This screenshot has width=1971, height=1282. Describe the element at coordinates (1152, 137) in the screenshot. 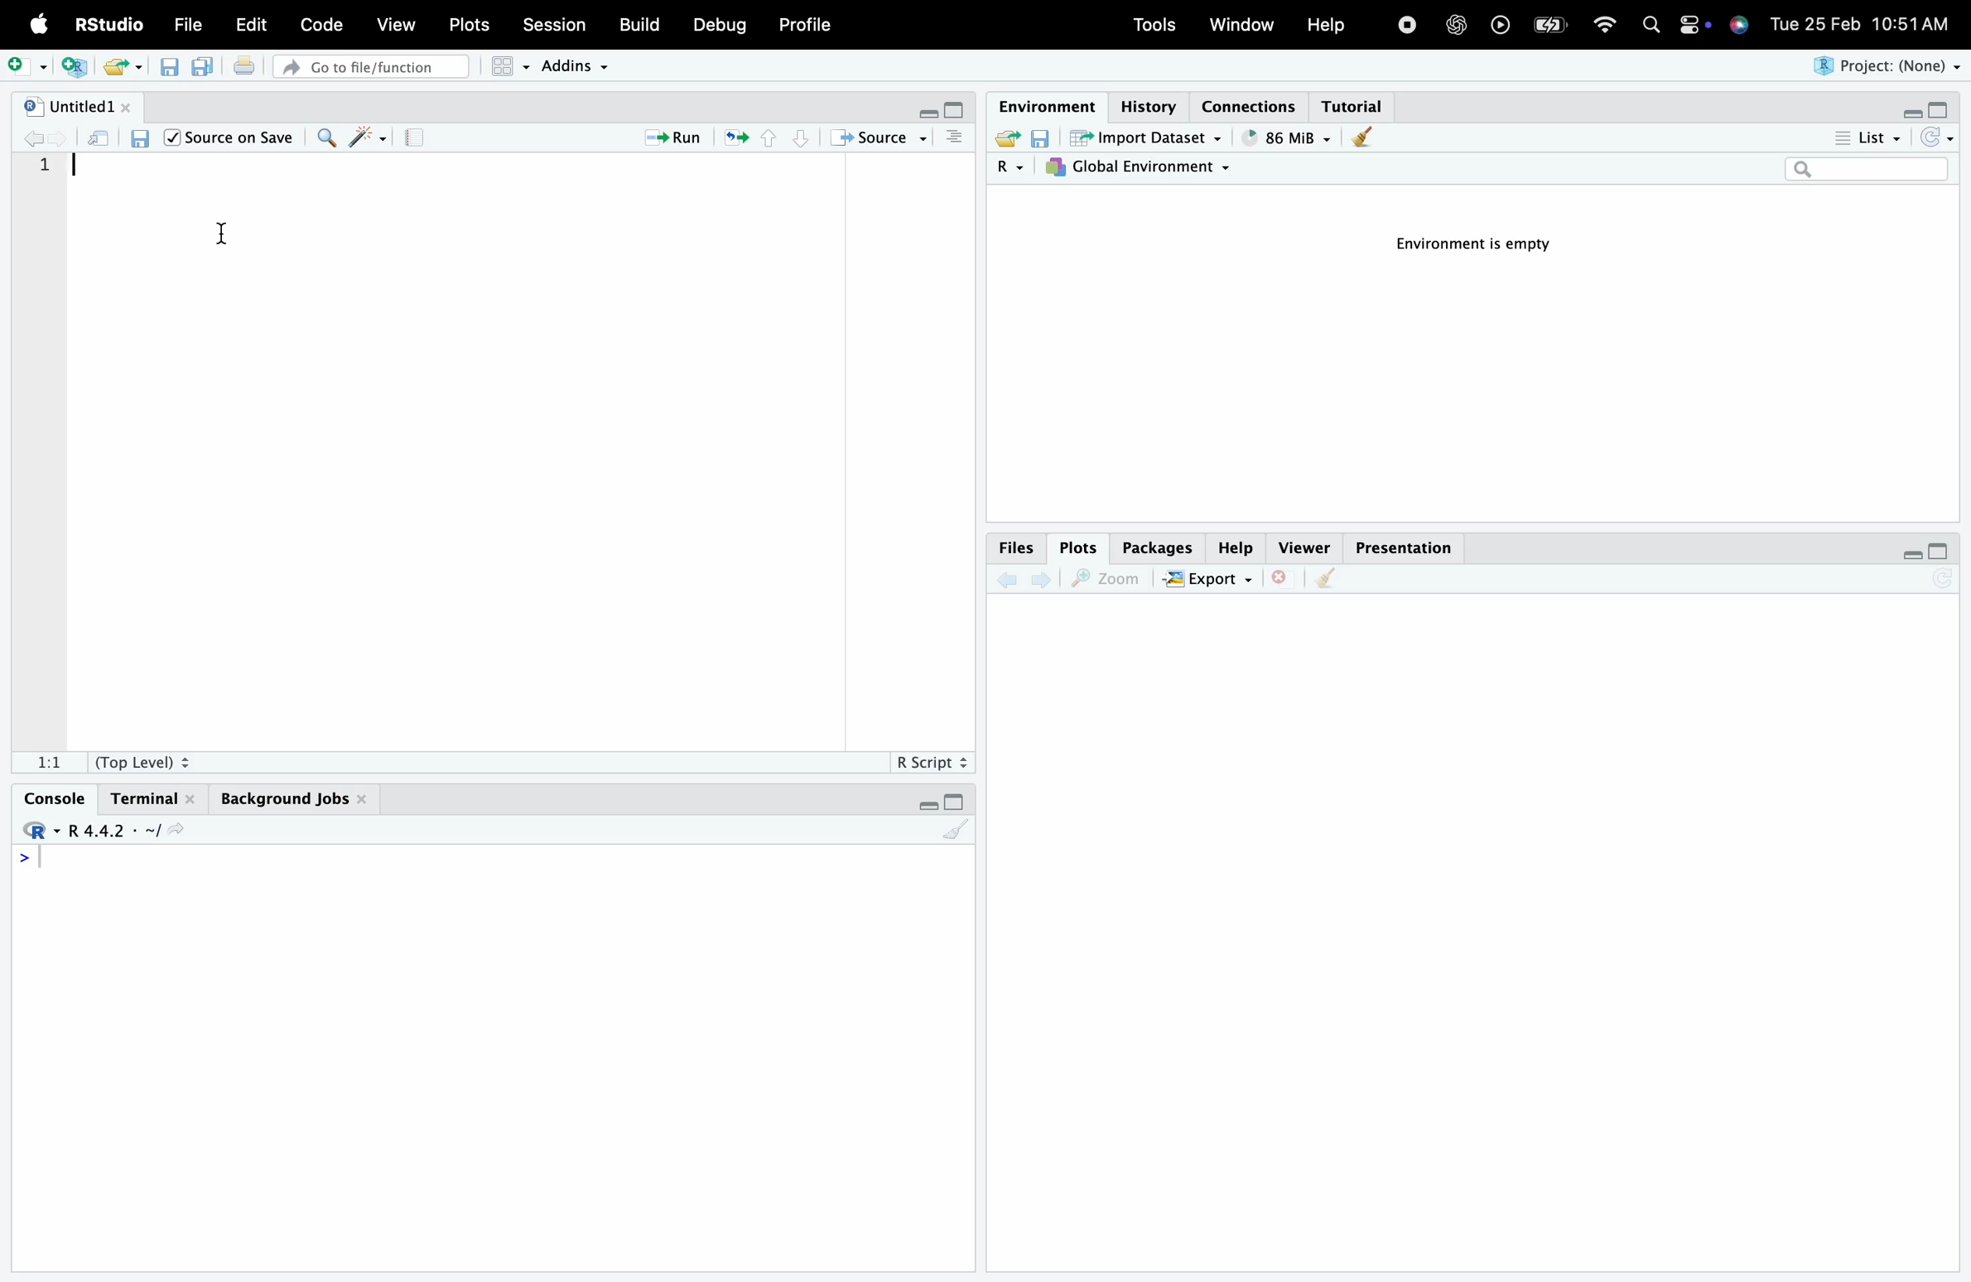

I see `import dataset ~ .` at that location.